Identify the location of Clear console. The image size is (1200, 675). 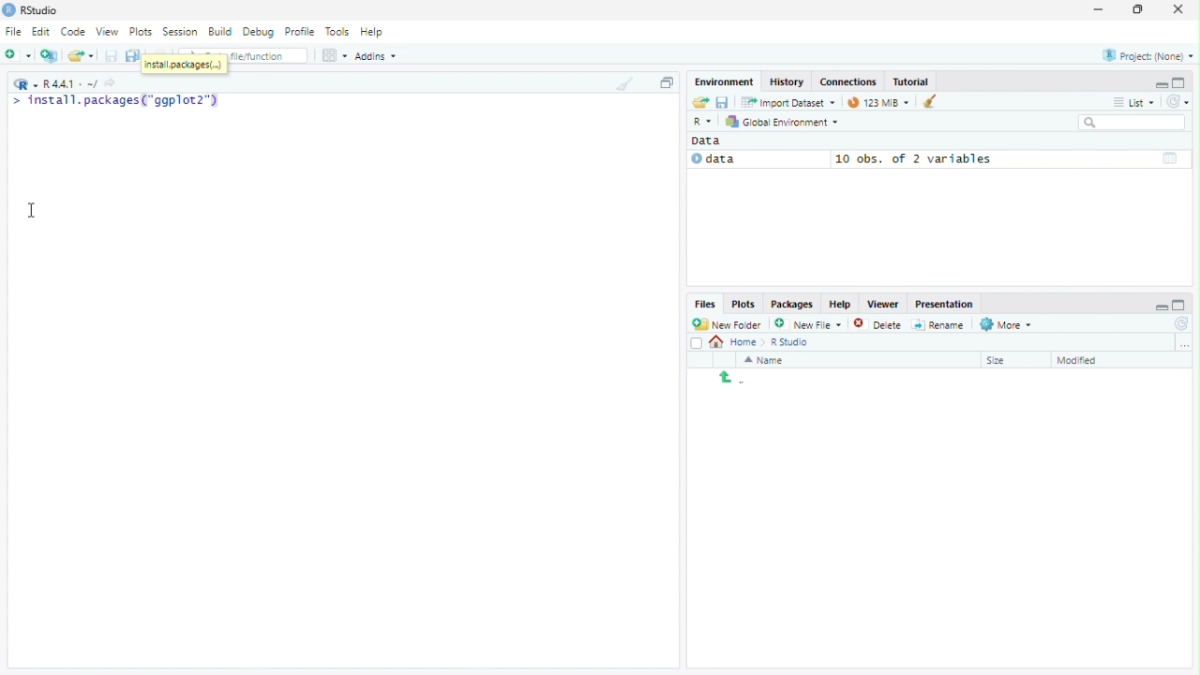
(623, 83).